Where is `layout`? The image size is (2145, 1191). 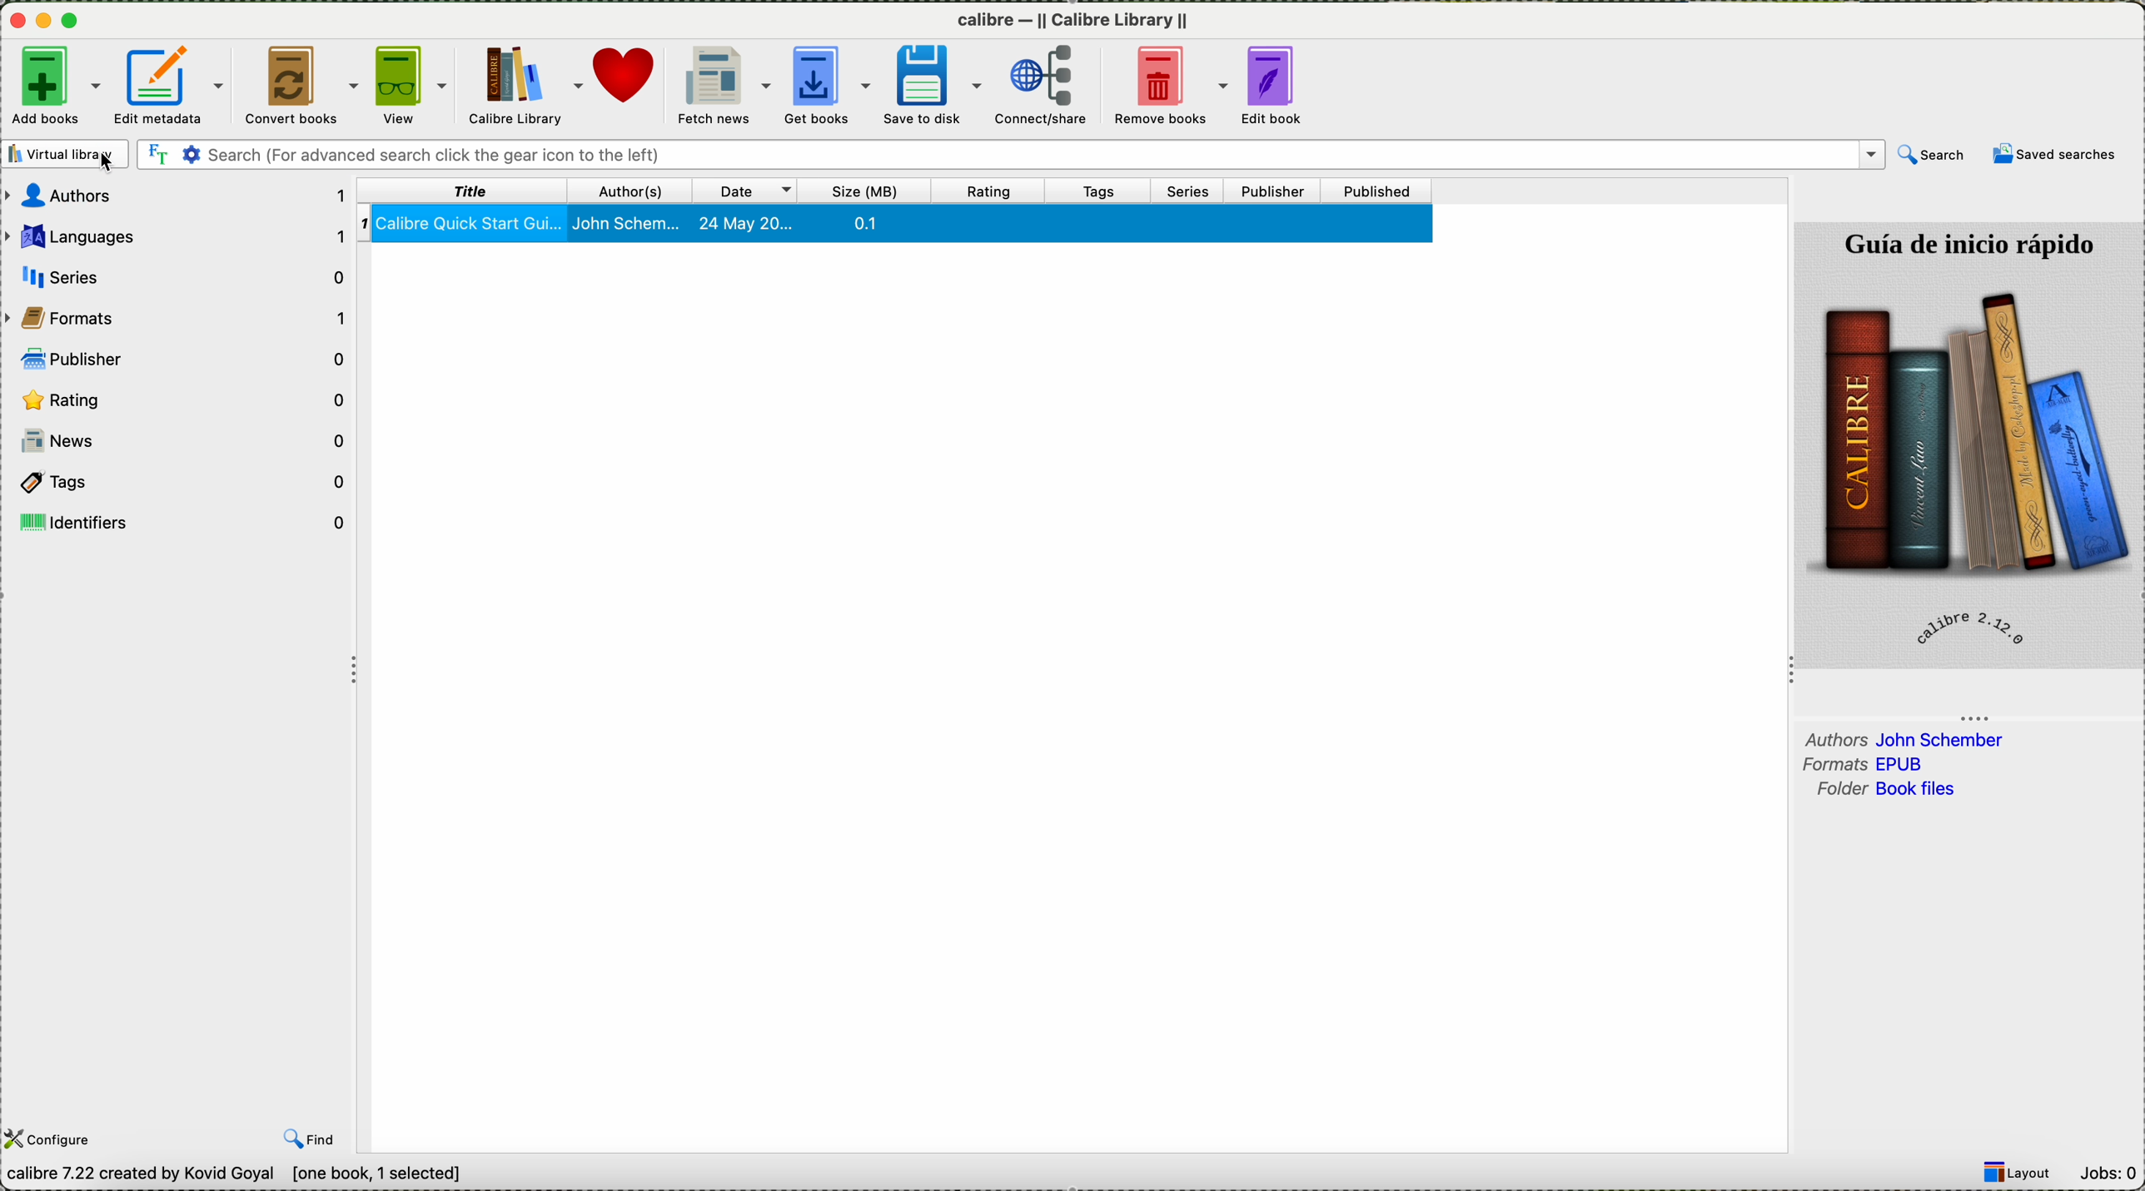 layout is located at coordinates (2023, 1173).